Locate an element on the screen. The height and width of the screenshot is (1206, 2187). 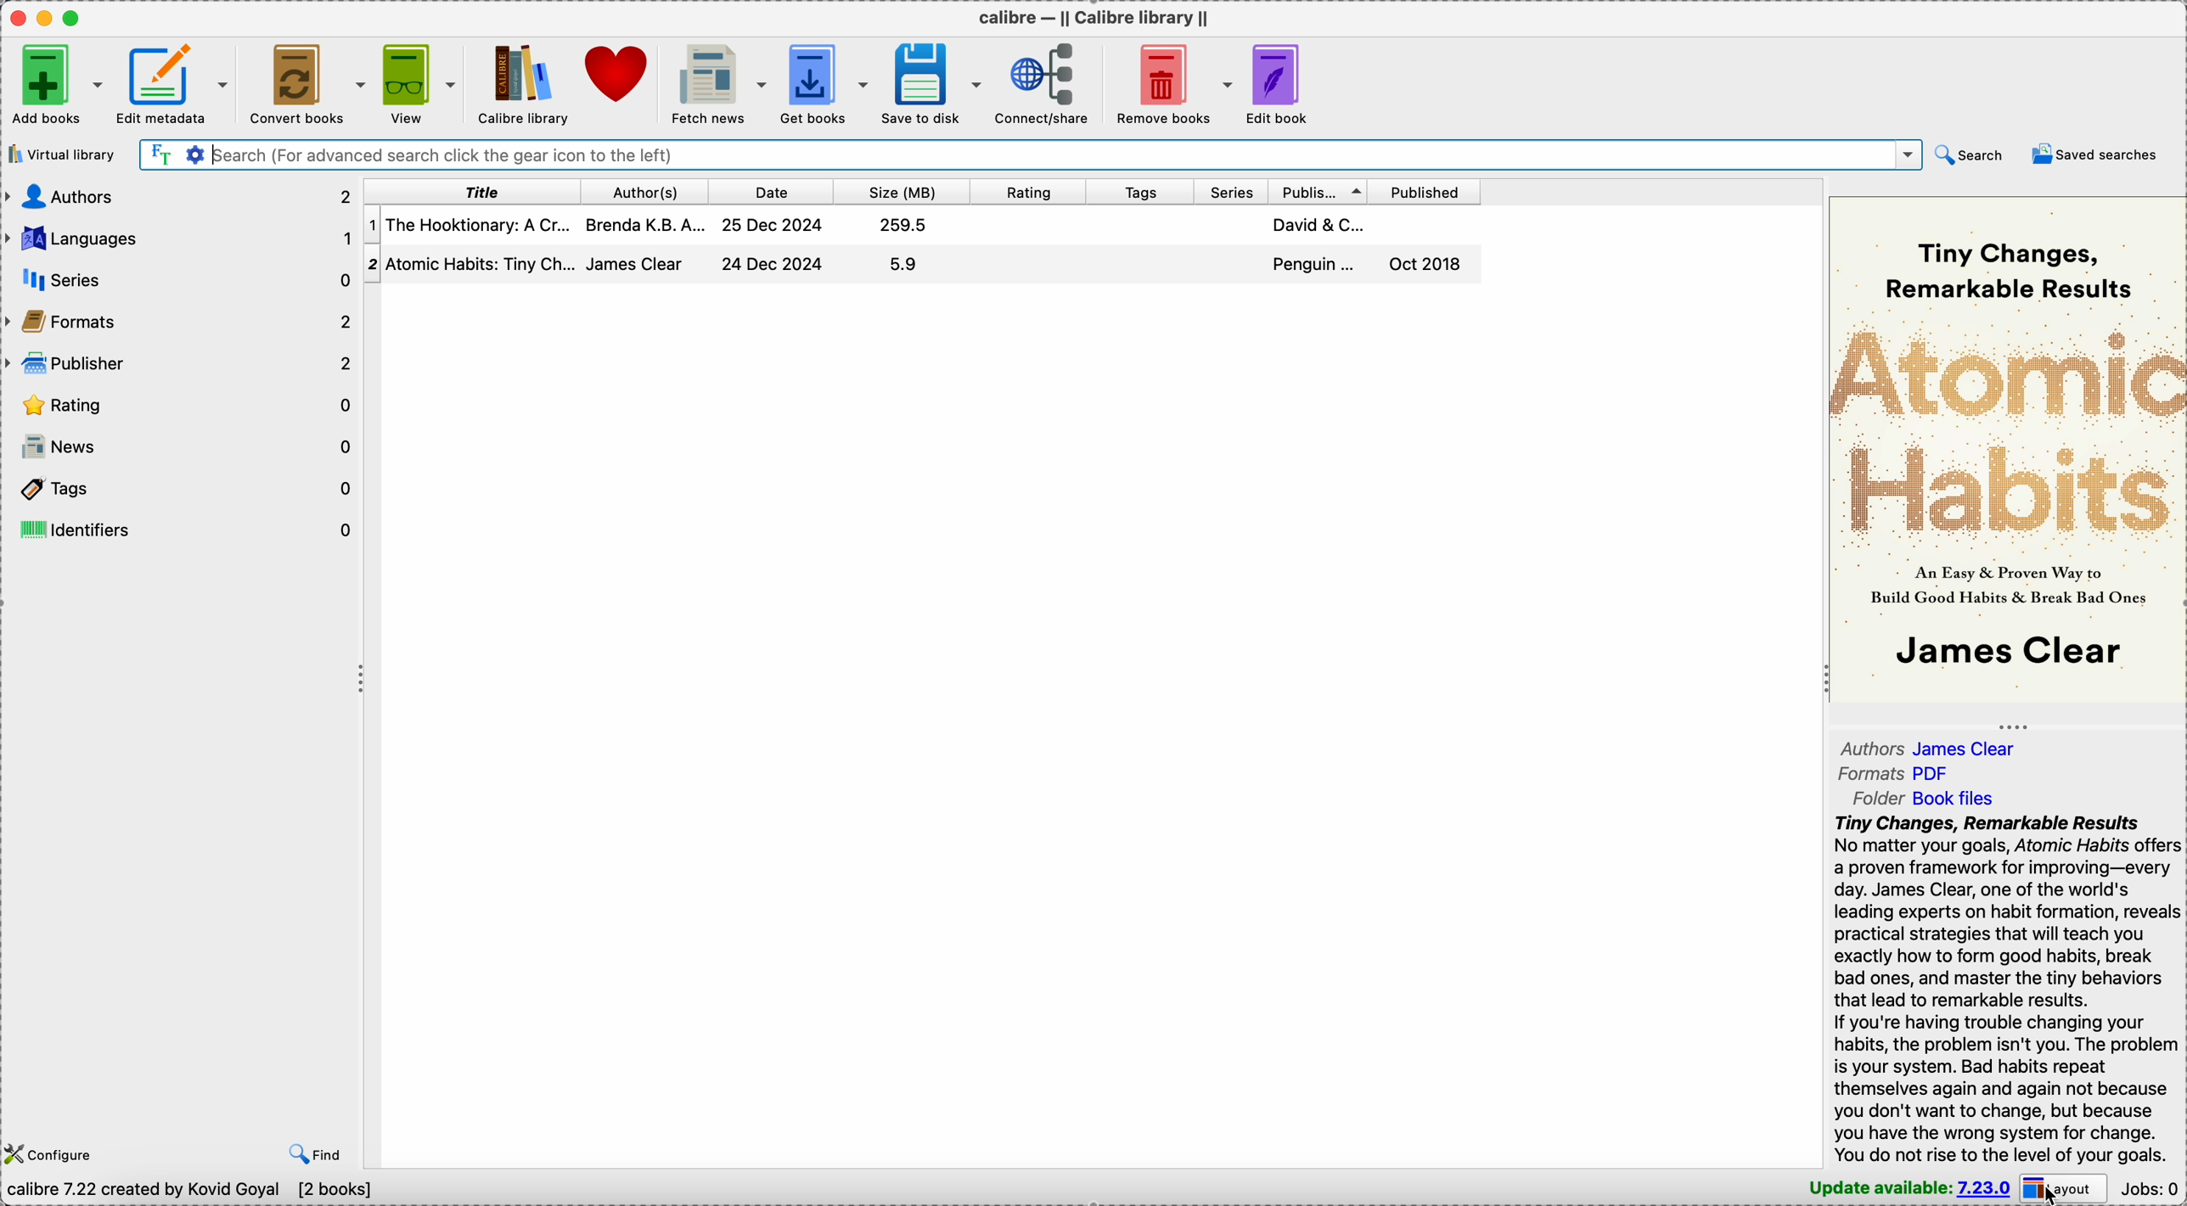
the hooktionary: a cr.. is located at coordinates (481, 226).